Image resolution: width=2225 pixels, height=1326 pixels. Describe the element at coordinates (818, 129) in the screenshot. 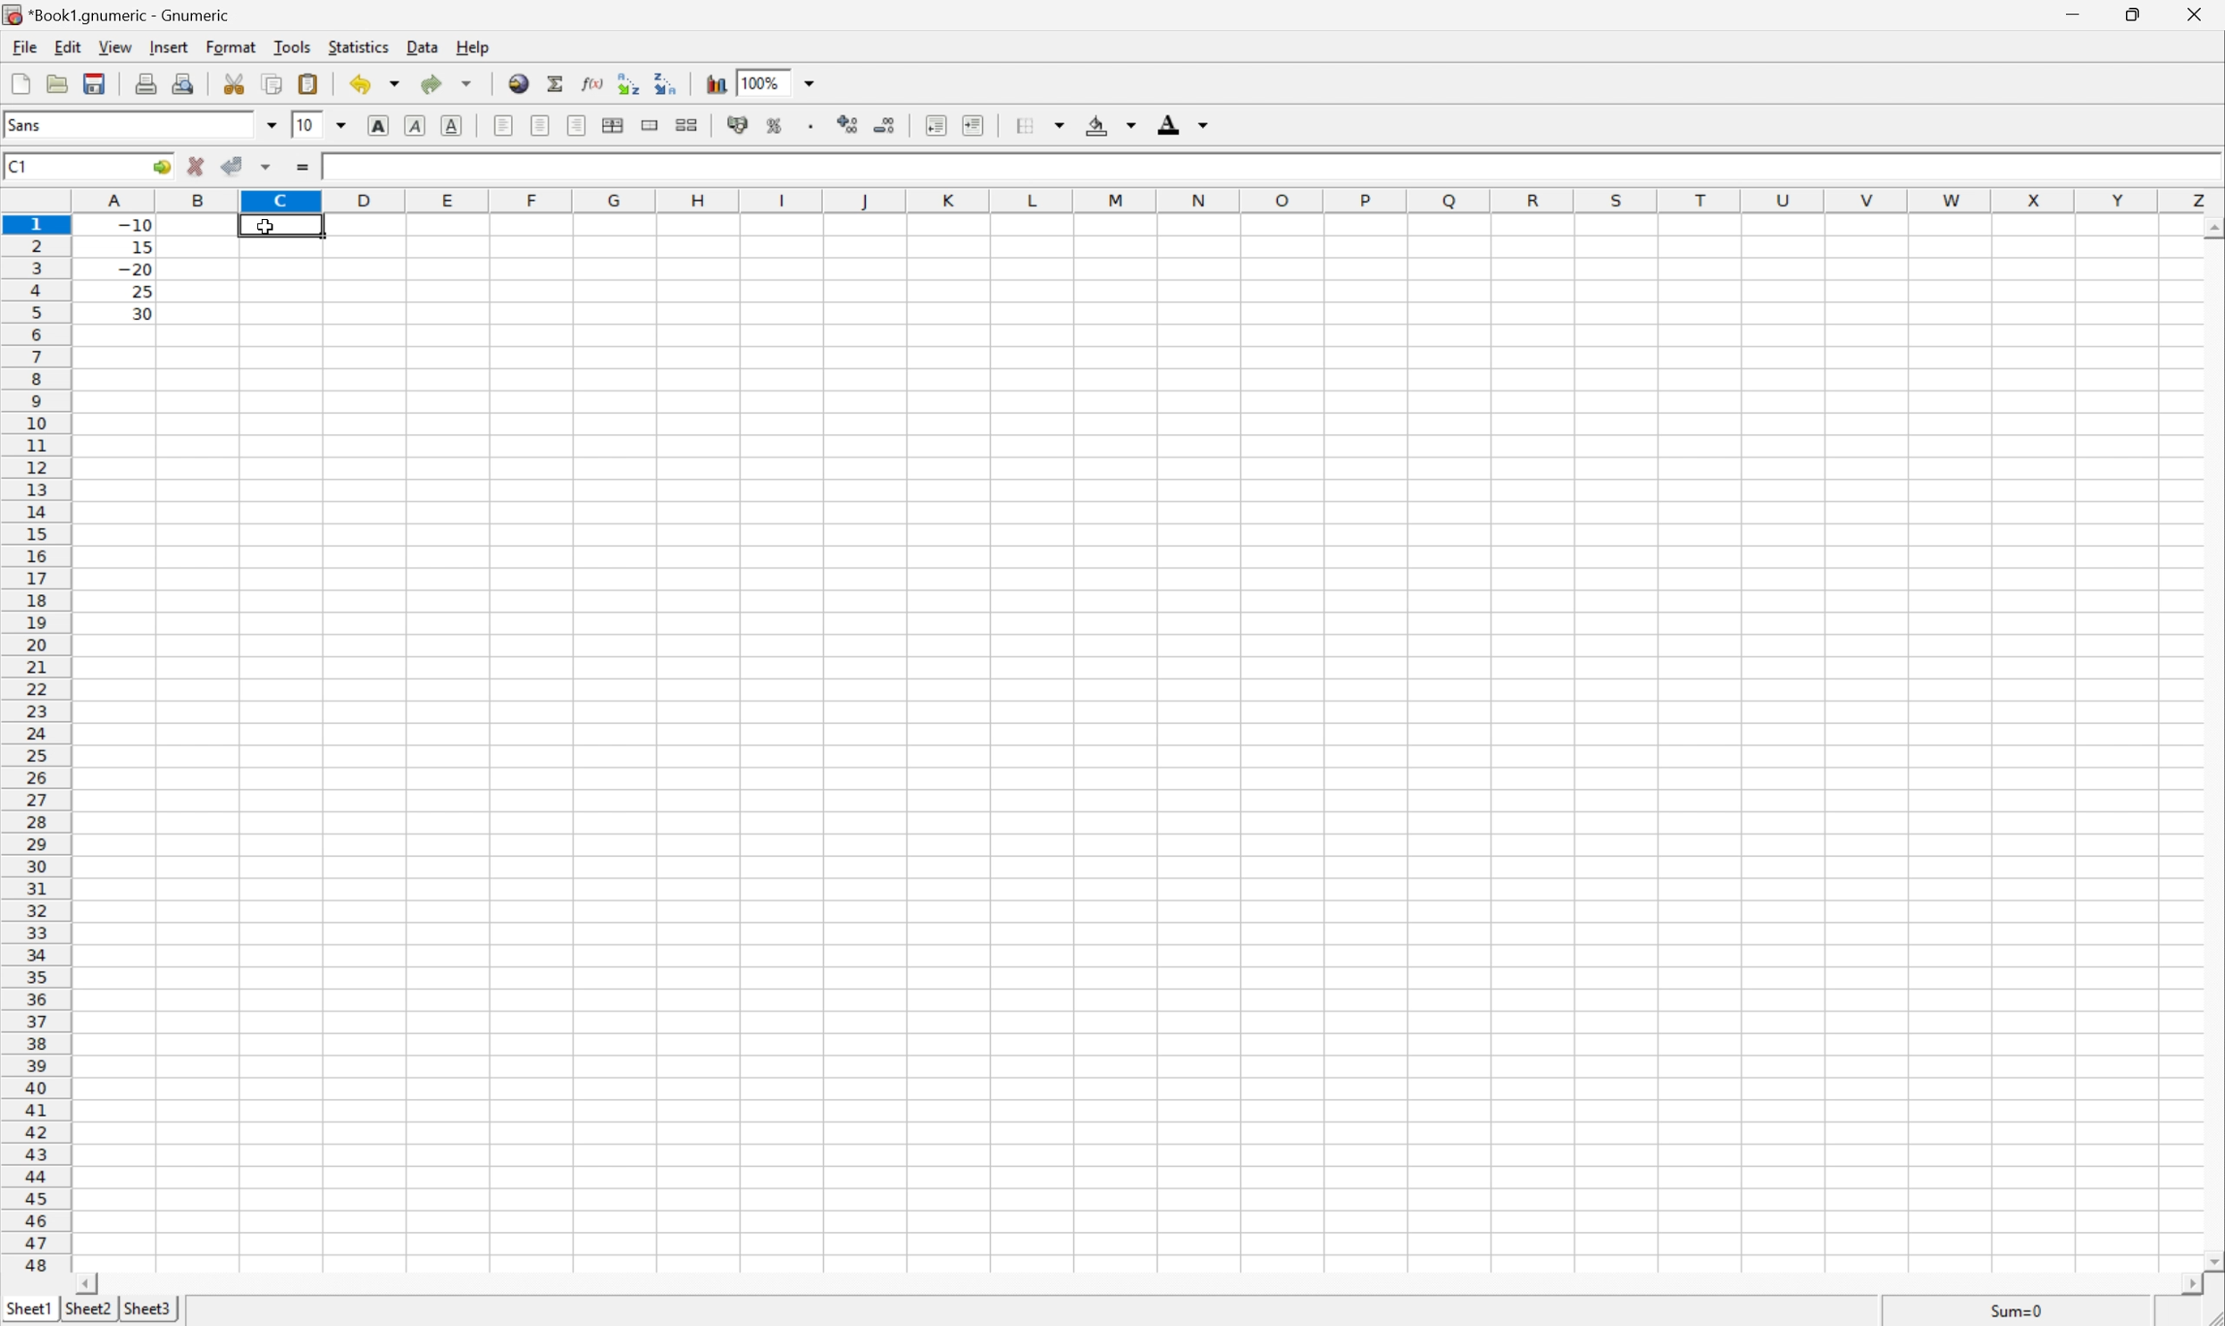

I see `Set the format of the selected cells to include a thousands separator` at that location.